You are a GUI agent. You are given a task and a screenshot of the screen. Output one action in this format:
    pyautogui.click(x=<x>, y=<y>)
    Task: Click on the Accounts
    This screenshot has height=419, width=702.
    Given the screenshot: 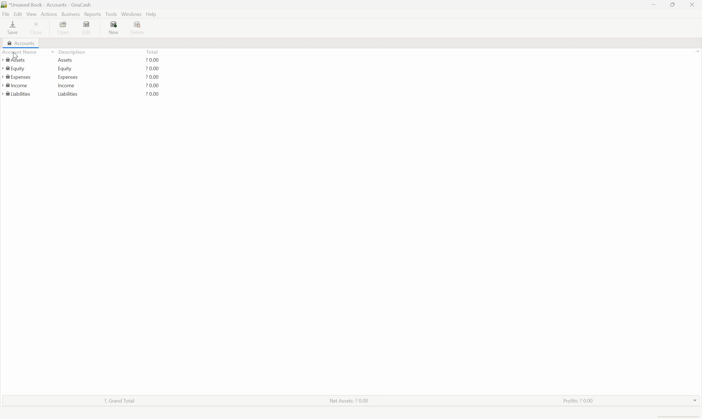 What is the action you would take?
    pyautogui.click(x=21, y=43)
    